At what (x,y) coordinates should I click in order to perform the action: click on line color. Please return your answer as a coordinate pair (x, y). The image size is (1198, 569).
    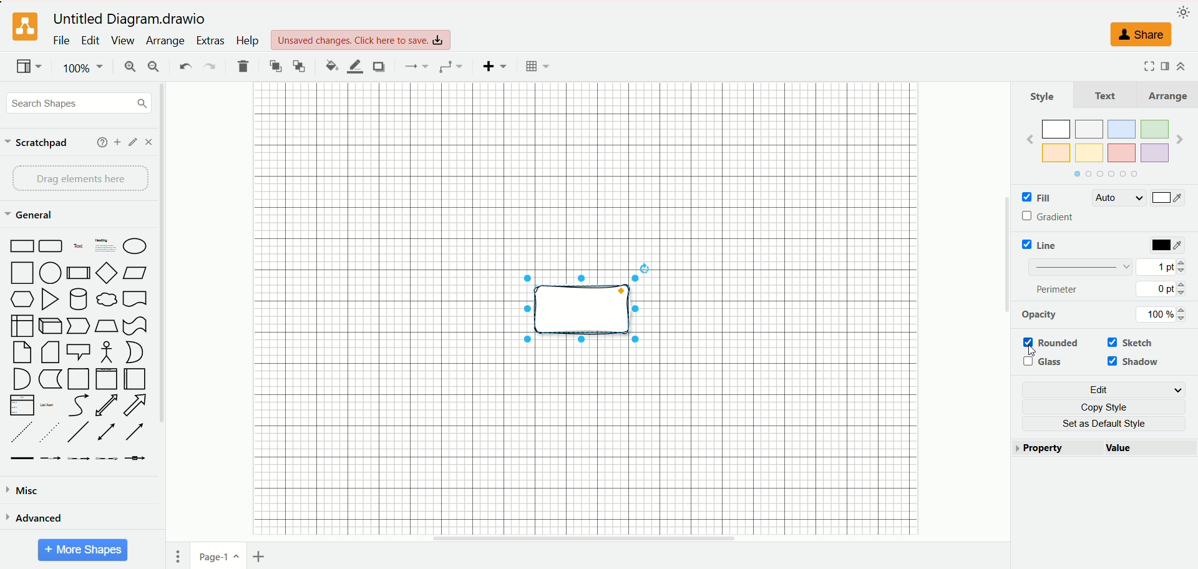
    Looking at the image, I should click on (354, 67).